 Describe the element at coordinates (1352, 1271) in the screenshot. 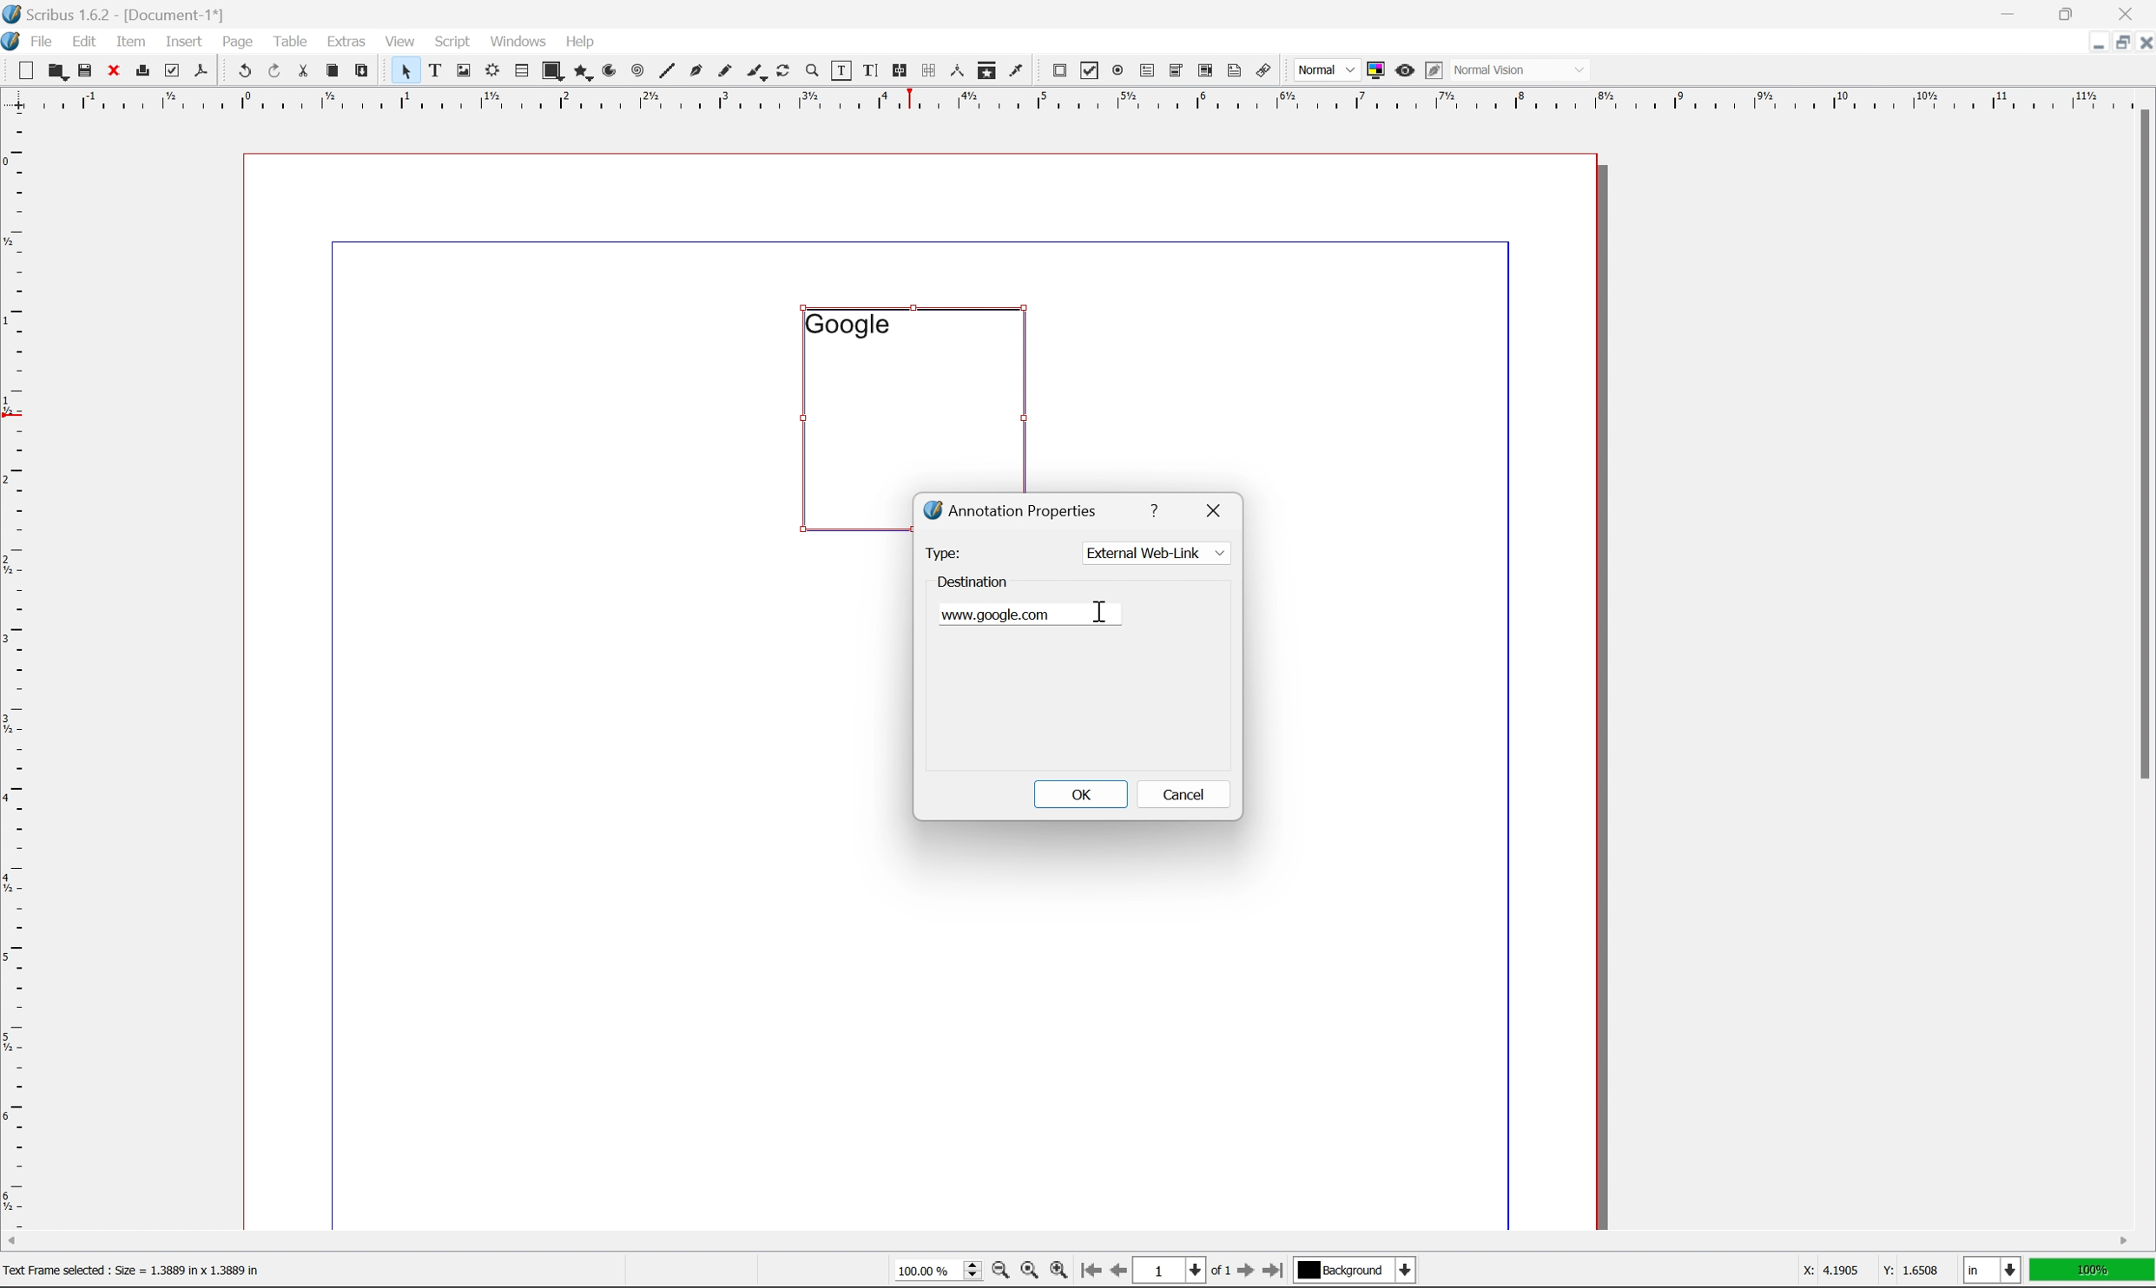

I see `select current layer` at that location.